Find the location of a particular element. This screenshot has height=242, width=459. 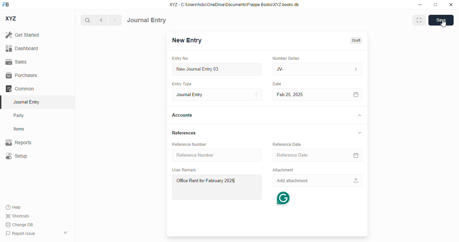

reference date is located at coordinates (303, 155).